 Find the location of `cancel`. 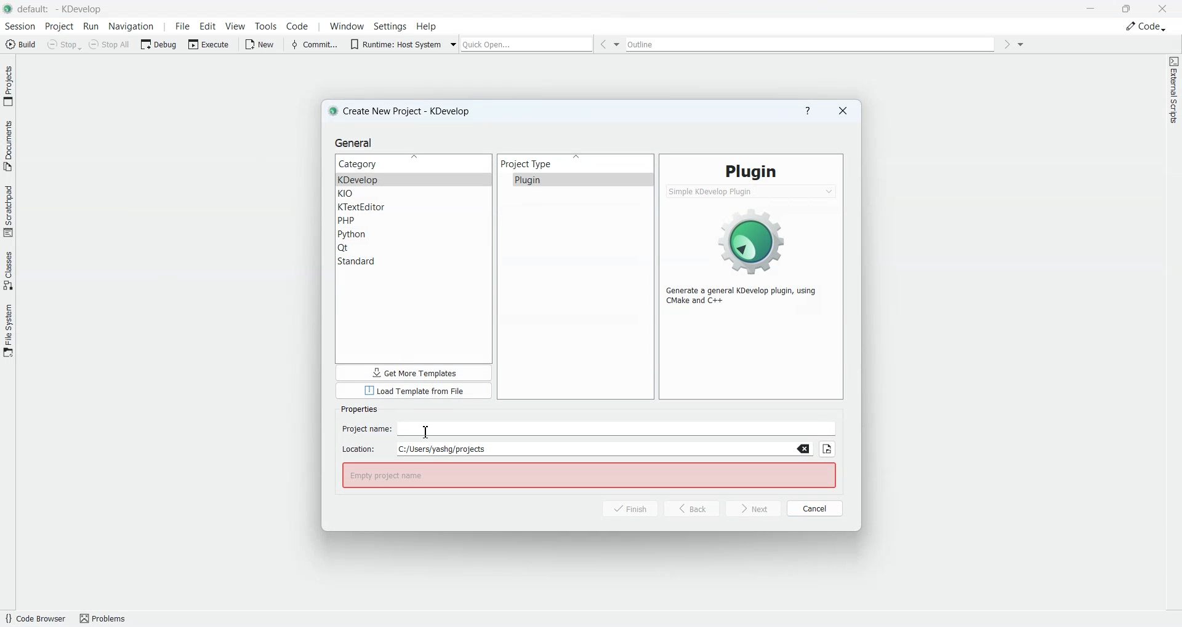

cancel is located at coordinates (815, 507).